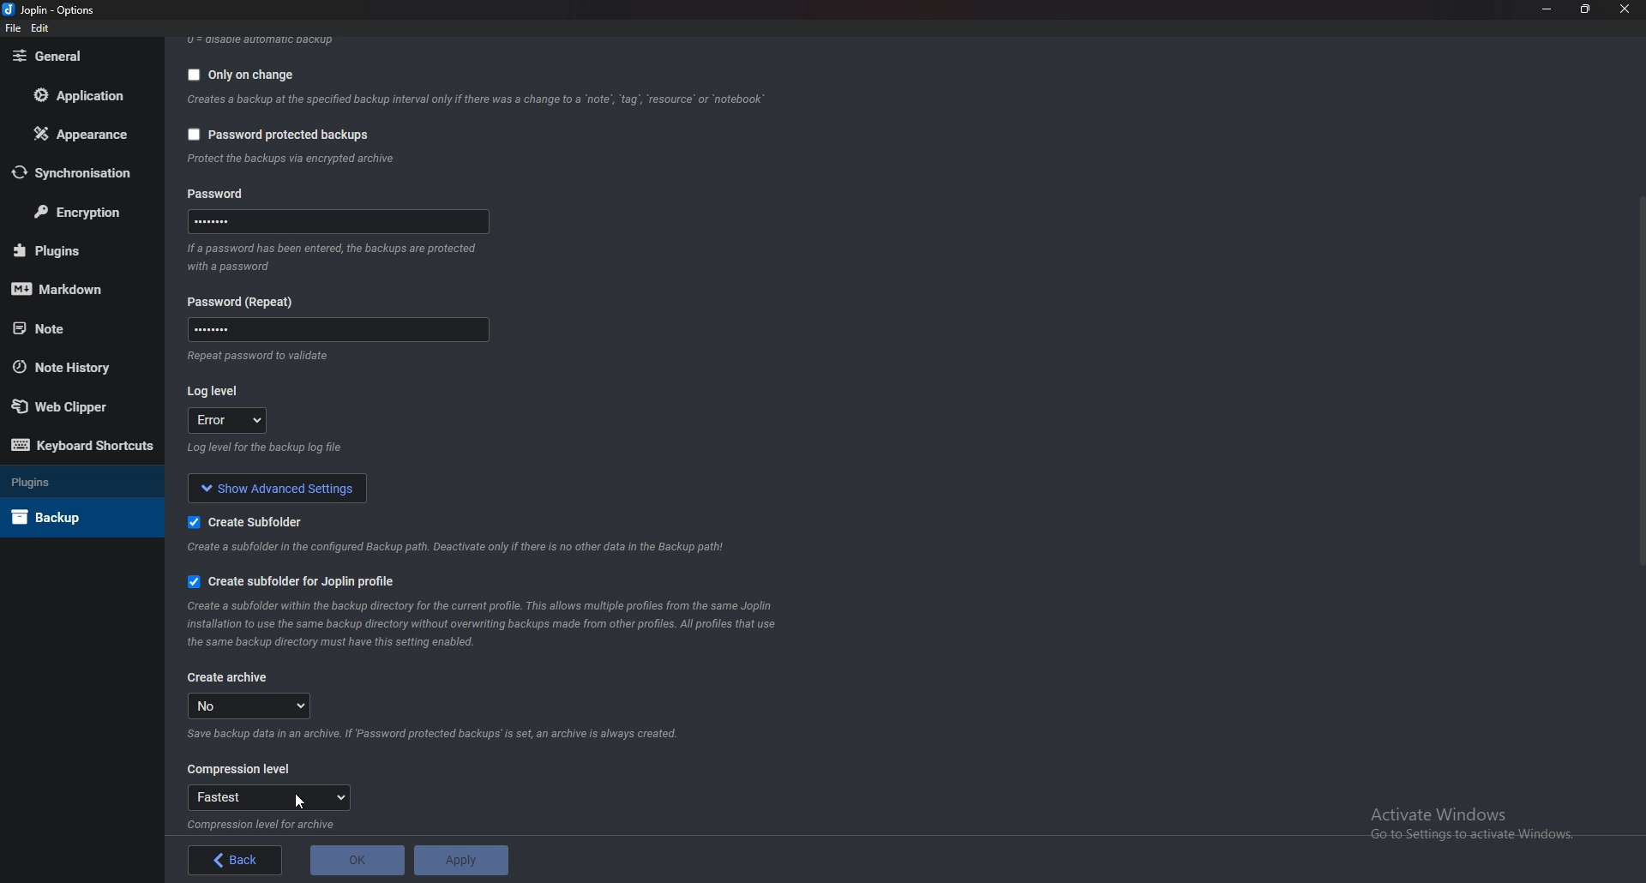 The width and height of the screenshot is (1646, 883). Describe the element at coordinates (291, 159) in the screenshot. I see `info` at that location.